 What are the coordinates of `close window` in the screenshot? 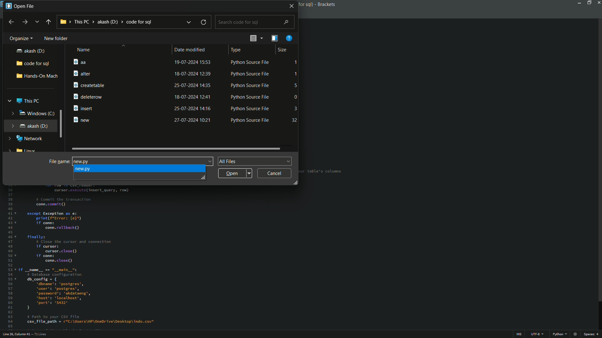 It's located at (292, 6).